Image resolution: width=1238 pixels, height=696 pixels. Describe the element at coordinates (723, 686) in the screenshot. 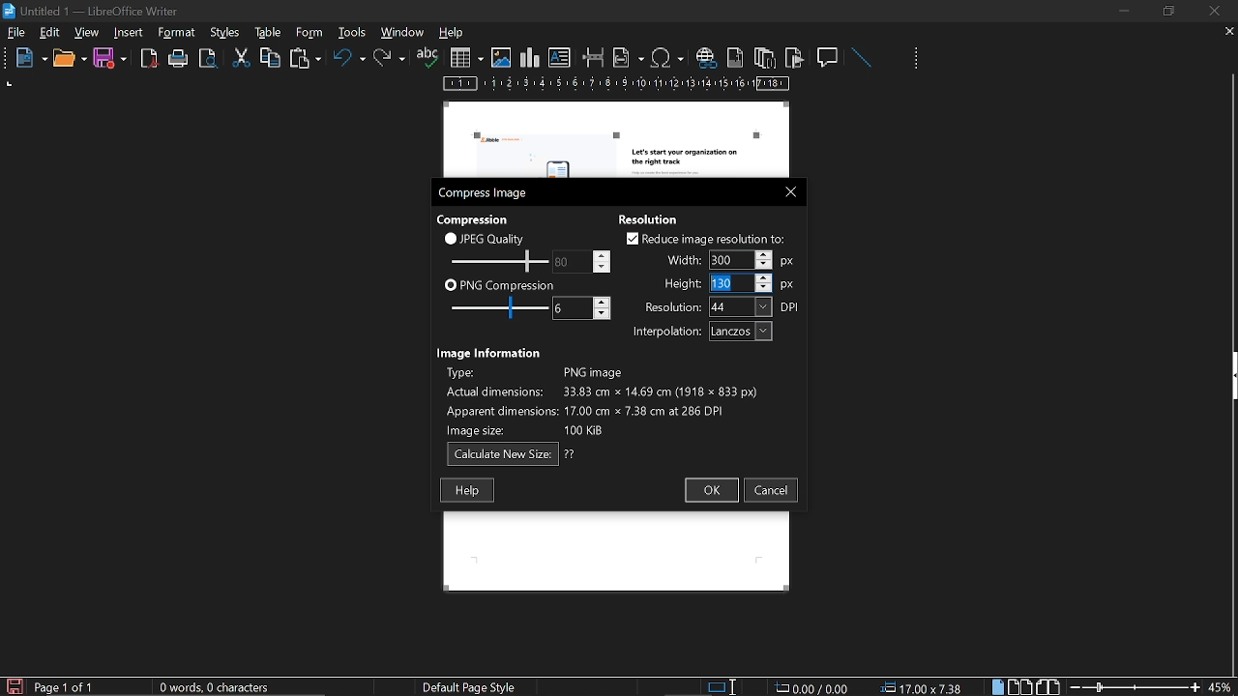

I see `standard selection` at that location.